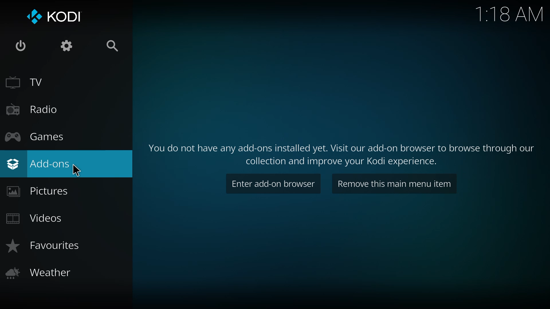 This screenshot has height=309, width=550. What do you see at coordinates (394, 184) in the screenshot?
I see `remove this main menu item` at bounding box center [394, 184].